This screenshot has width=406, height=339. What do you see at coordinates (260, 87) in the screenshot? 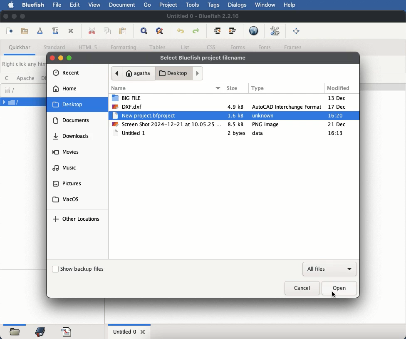
I see `Type` at bounding box center [260, 87].